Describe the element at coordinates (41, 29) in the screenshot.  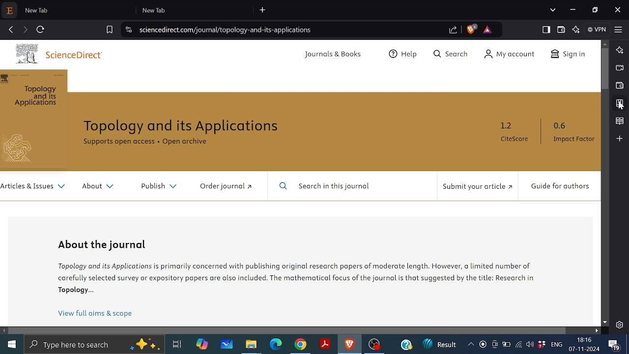
I see `Reload` at that location.